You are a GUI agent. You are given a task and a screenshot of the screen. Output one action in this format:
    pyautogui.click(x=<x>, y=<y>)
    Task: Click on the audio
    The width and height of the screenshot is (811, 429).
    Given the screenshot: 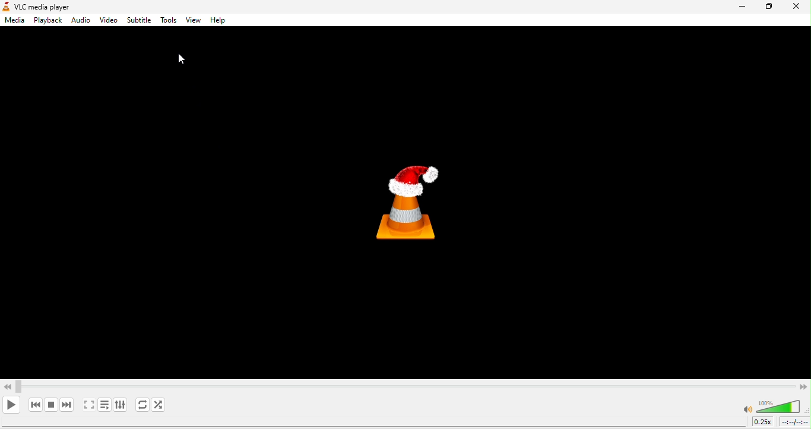 What is the action you would take?
    pyautogui.click(x=81, y=20)
    